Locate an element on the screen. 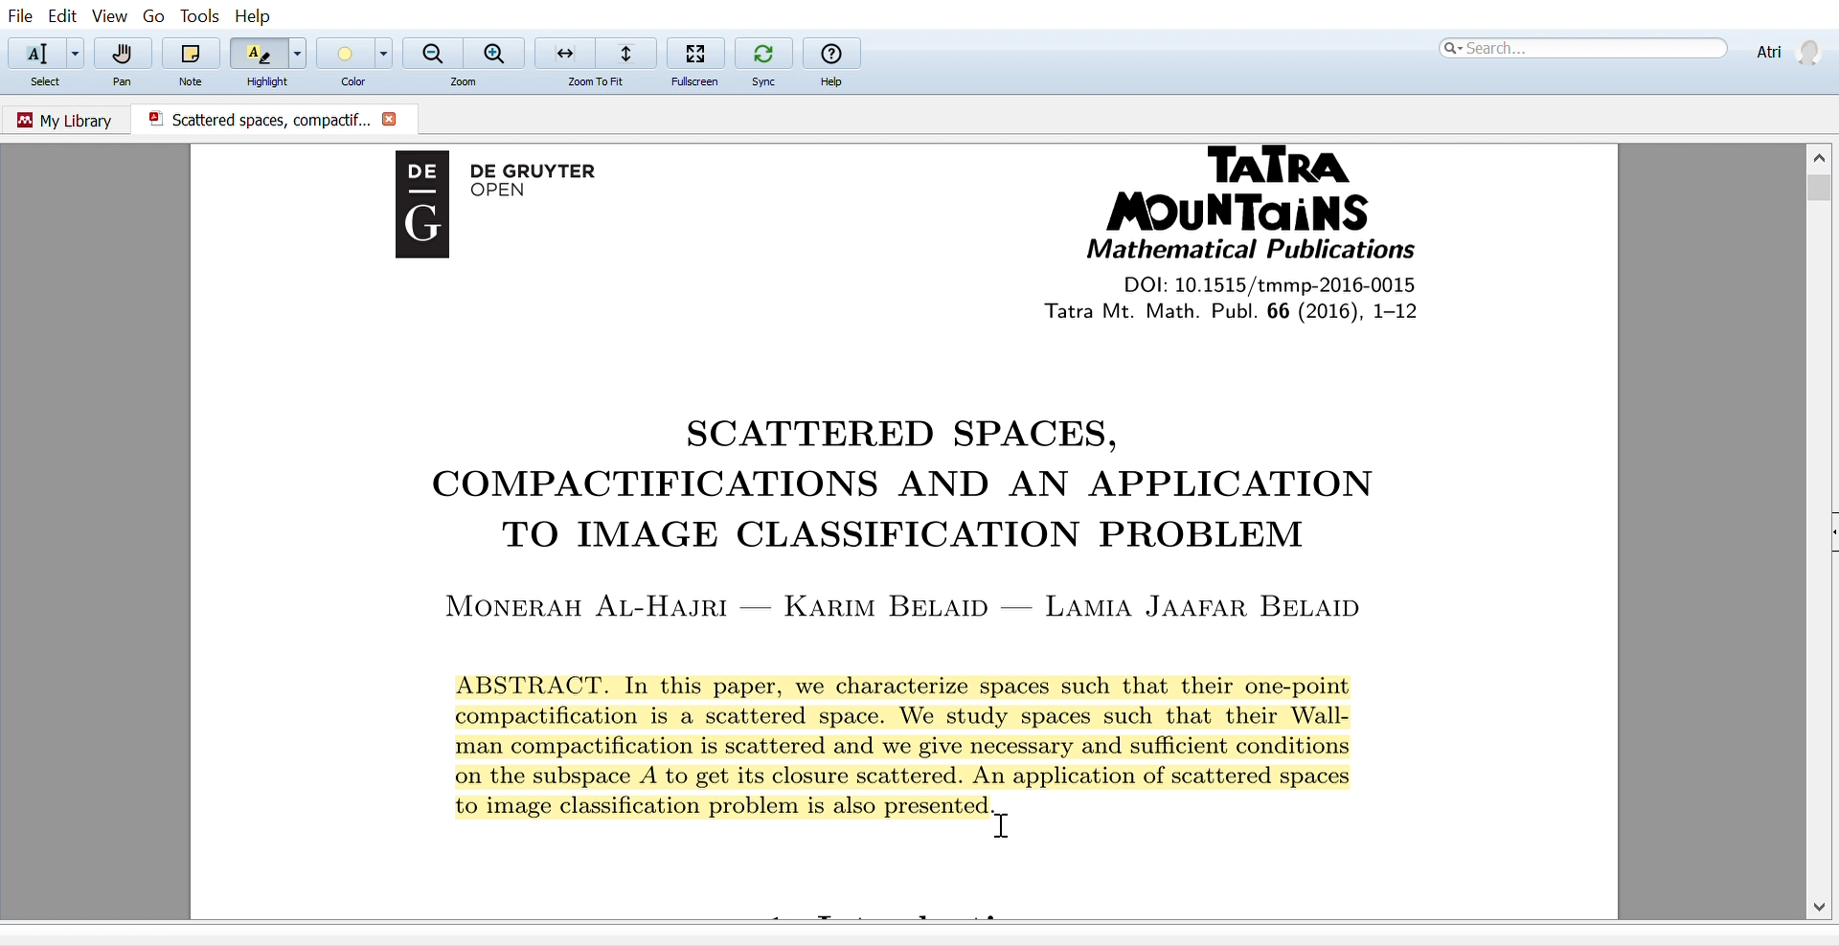  Zoom in is located at coordinates (496, 53).